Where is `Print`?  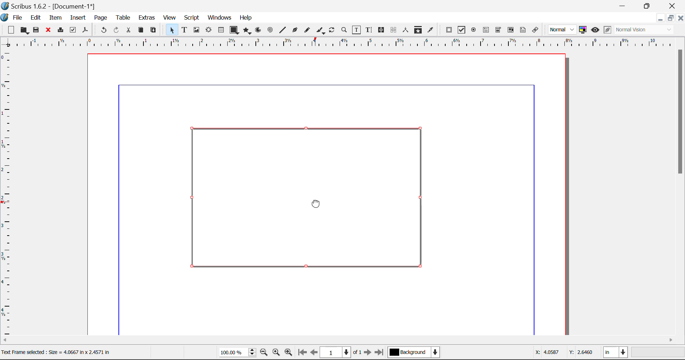
Print is located at coordinates (60, 30).